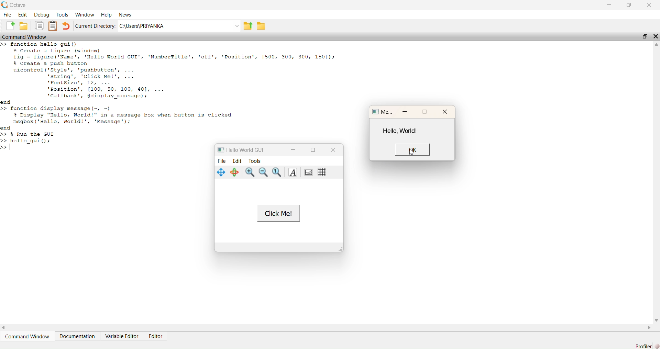 The height and width of the screenshot is (349, 660). What do you see at coordinates (43, 15) in the screenshot?
I see `Debug` at bounding box center [43, 15].